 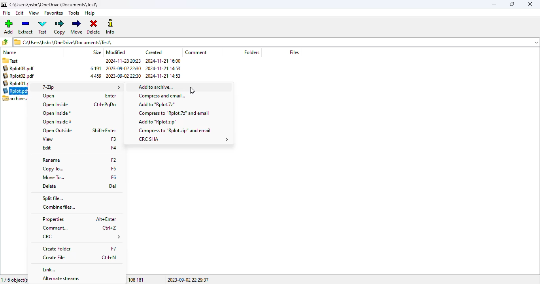 What do you see at coordinates (96, 52) in the screenshot?
I see `size` at bounding box center [96, 52].